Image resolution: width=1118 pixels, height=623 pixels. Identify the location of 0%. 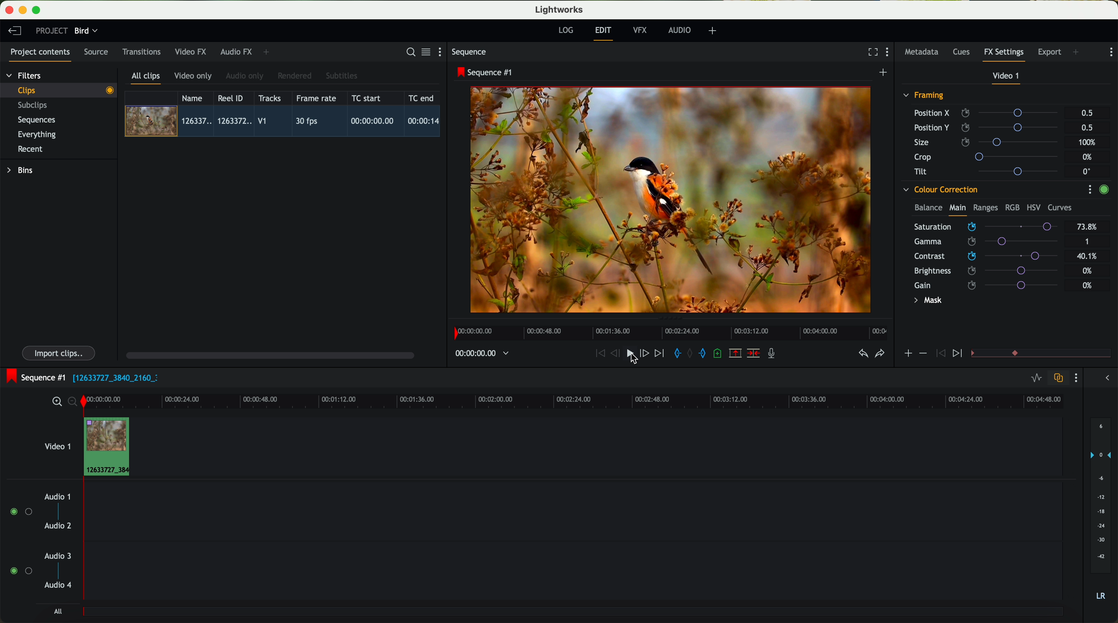
(1088, 270).